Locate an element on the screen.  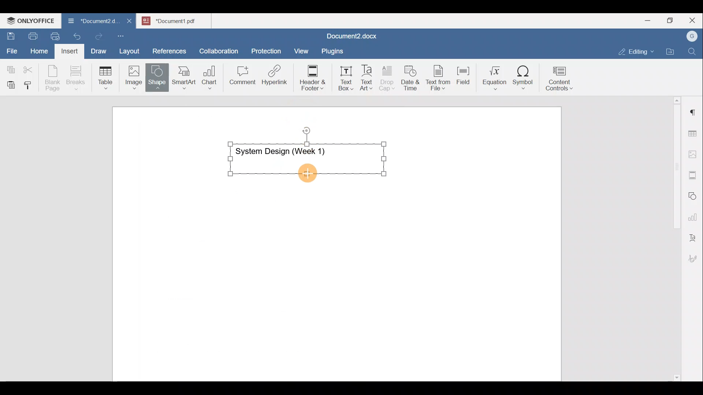
Equation is located at coordinates (496, 78).